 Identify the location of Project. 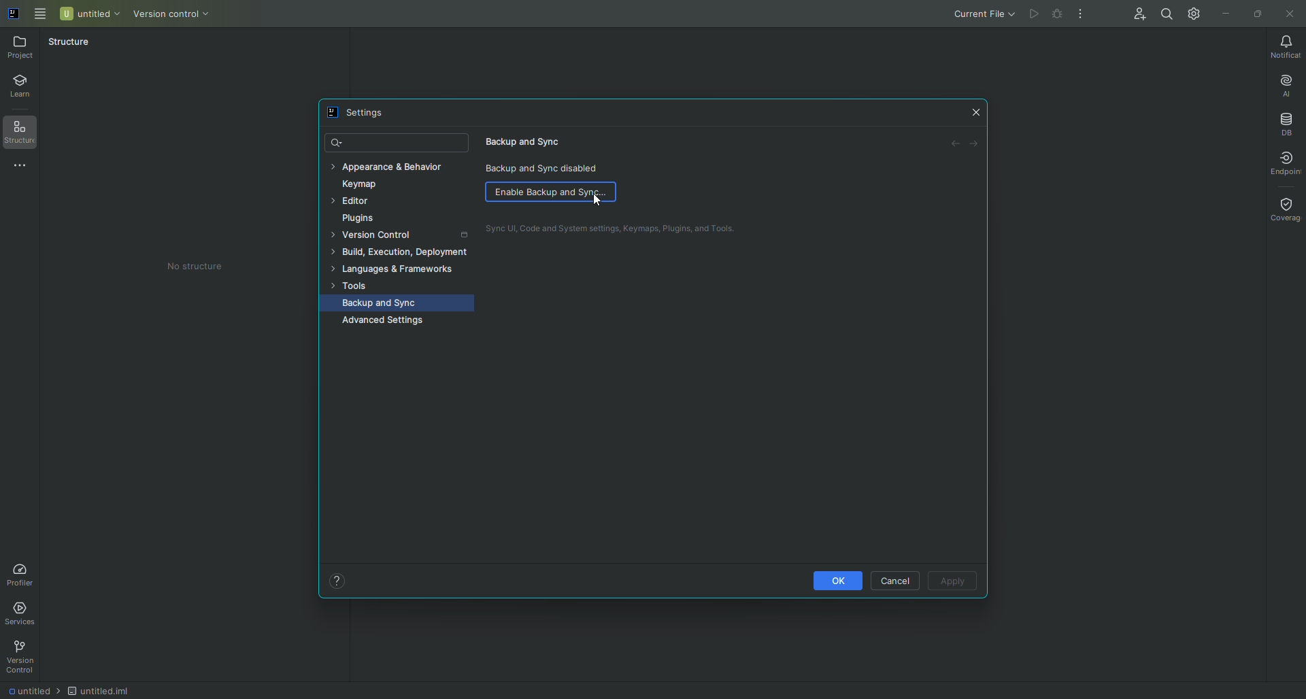
(22, 47).